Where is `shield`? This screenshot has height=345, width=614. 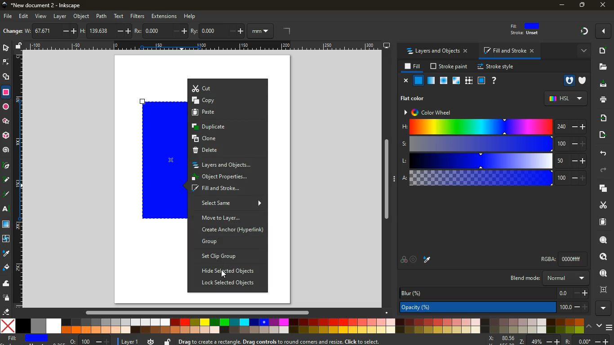 shield is located at coordinates (581, 80).